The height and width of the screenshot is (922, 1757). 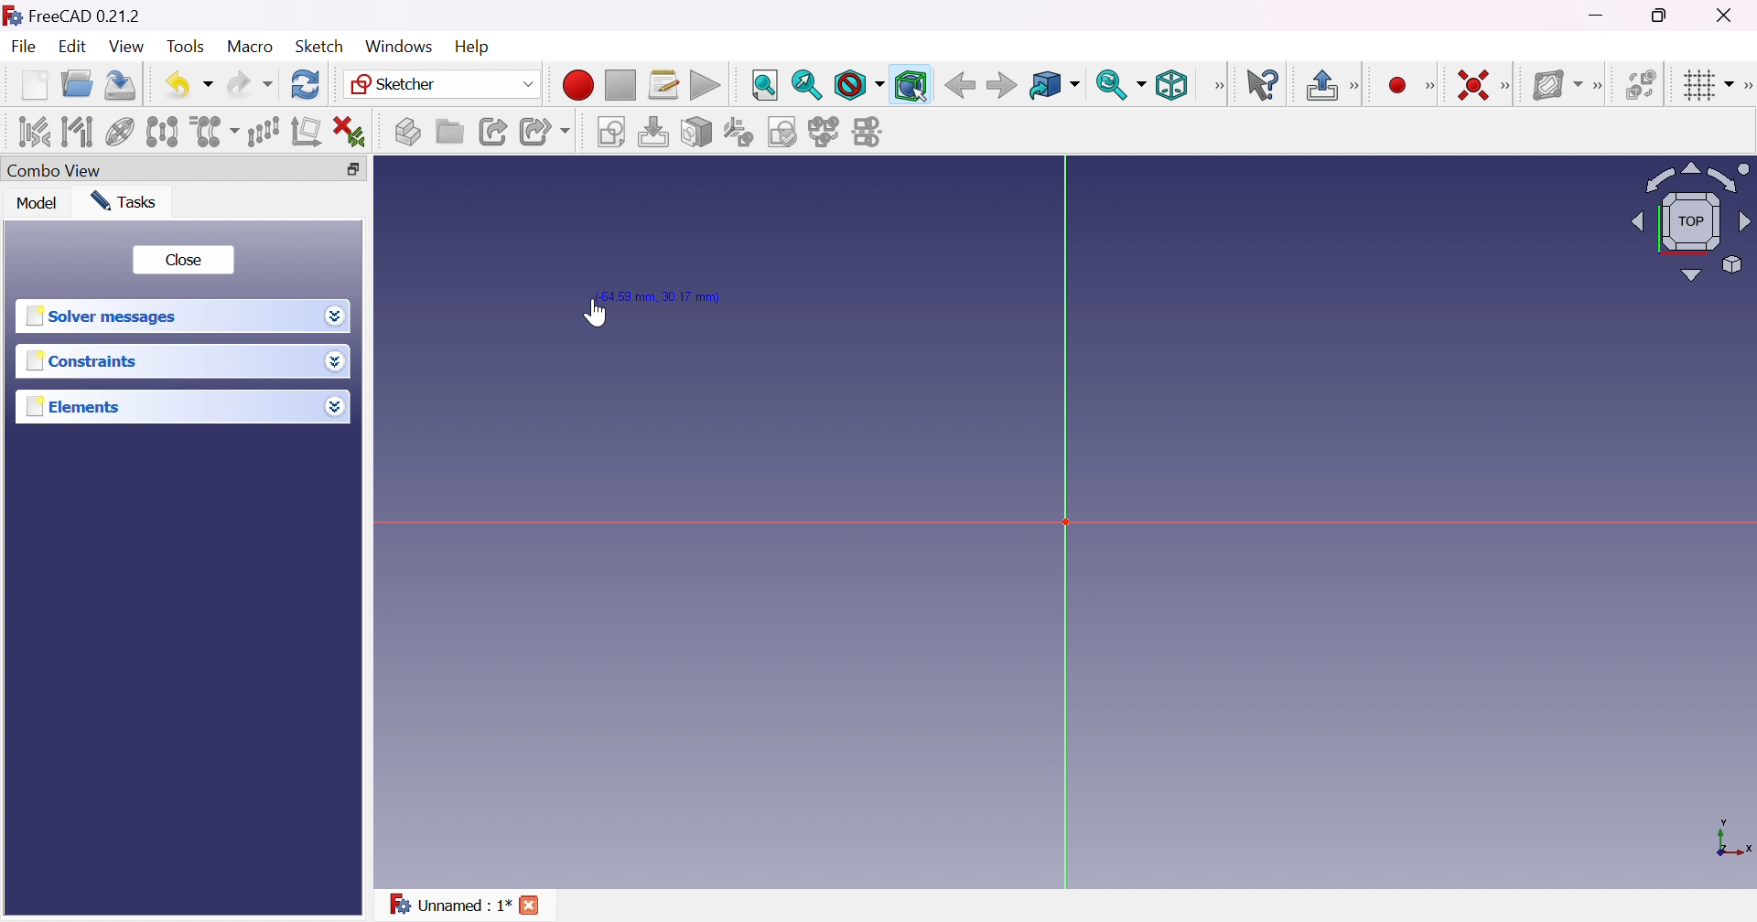 What do you see at coordinates (1746, 86) in the screenshot?
I see `[Sketcher edit tools]` at bounding box center [1746, 86].